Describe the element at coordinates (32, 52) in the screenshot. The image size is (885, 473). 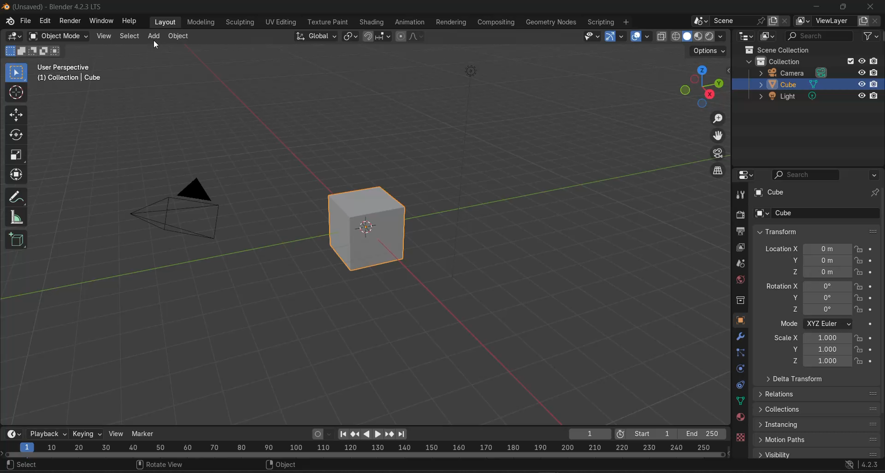
I see `mode: subtract existing selection` at that location.